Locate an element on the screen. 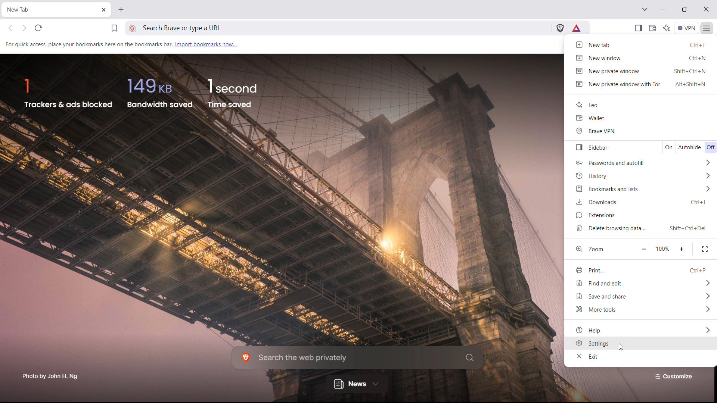 The height and width of the screenshot is (403, 717). bookmark this tab is located at coordinates (114, 29).